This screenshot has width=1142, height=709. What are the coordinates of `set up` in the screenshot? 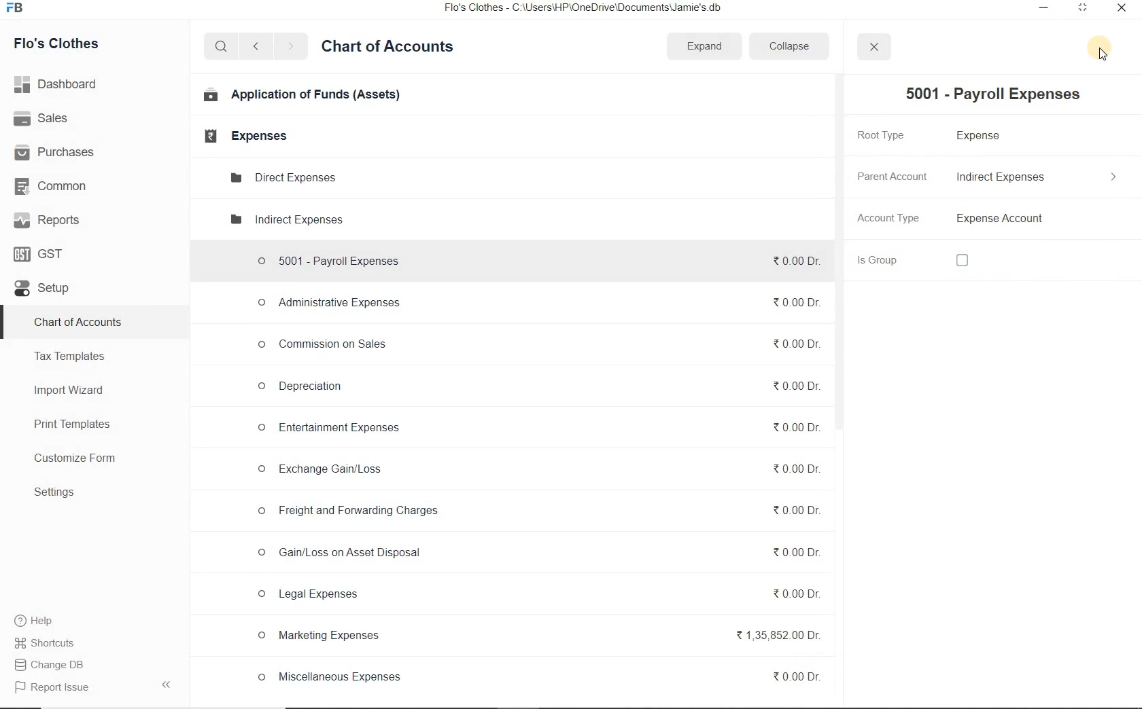 It's located at (42, 289).